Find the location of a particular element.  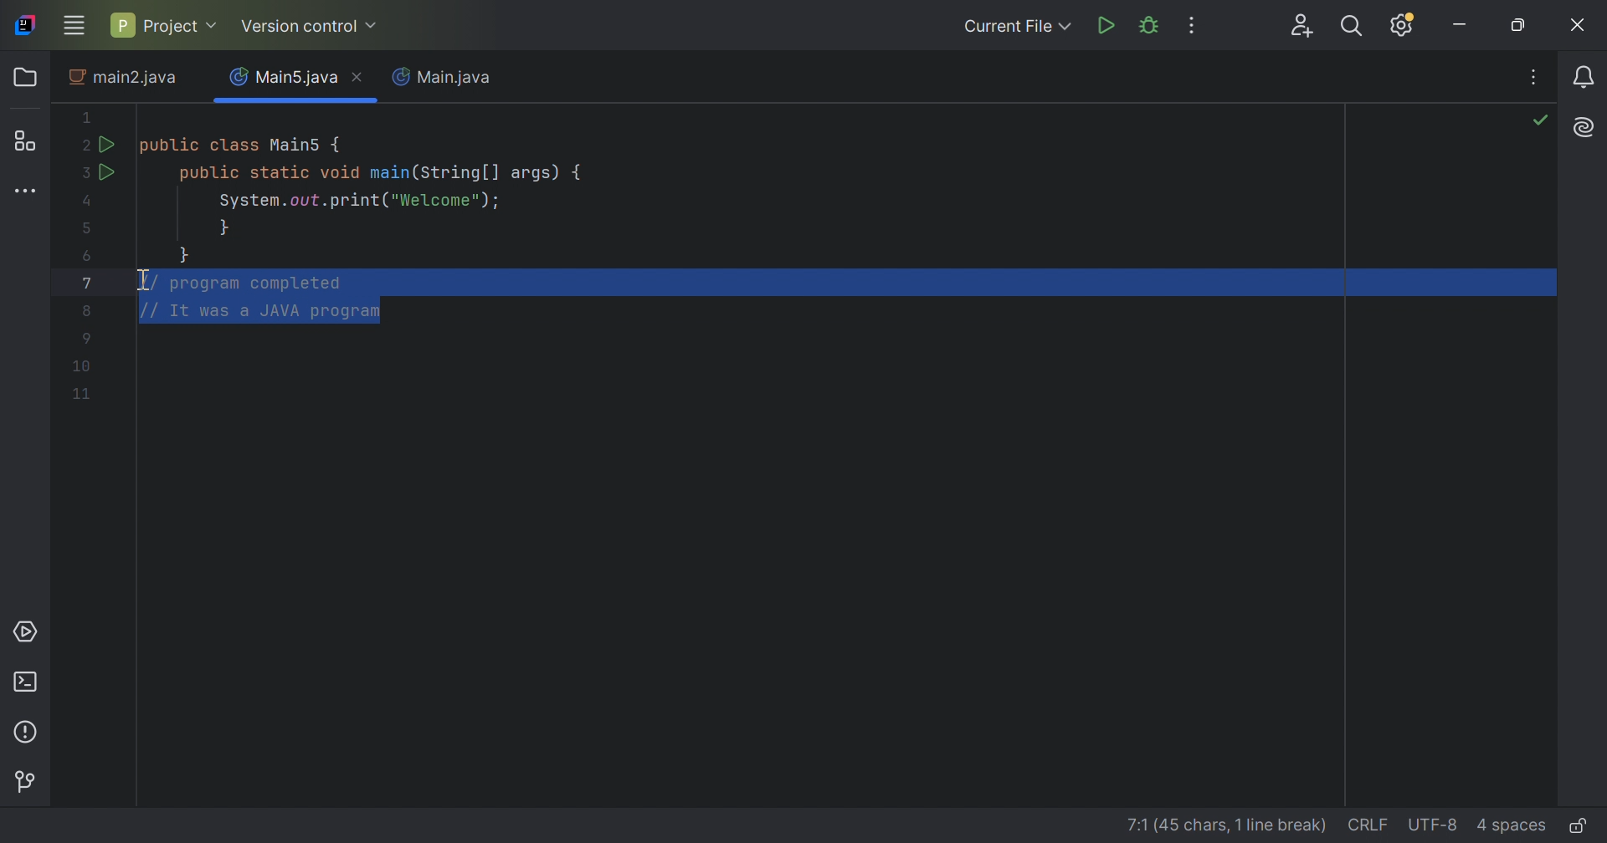

Problems is located at coordinates (28, 731).